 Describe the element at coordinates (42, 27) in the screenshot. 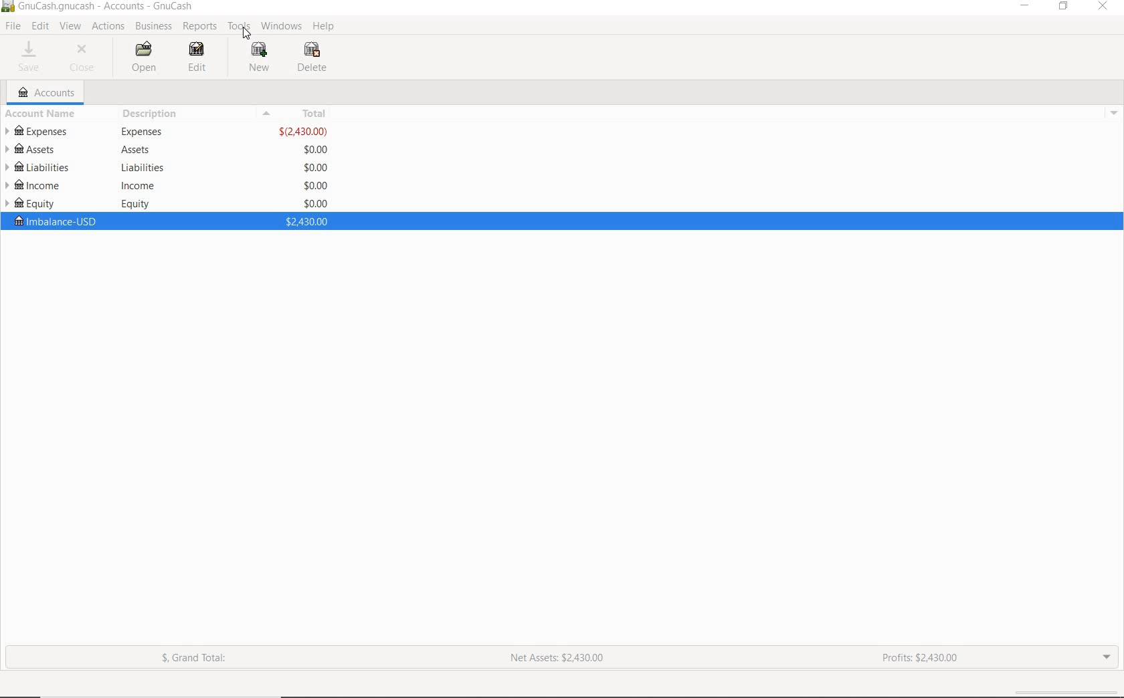

I see `EDIT` at that location.